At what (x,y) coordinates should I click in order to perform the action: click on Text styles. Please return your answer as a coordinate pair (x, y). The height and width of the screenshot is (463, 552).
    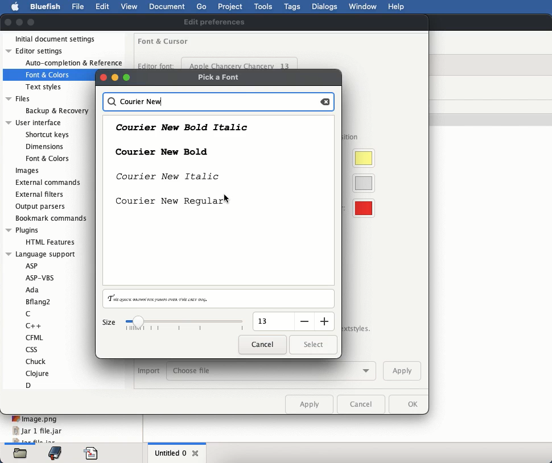
    Looking at the image, I should click on (43, 87).